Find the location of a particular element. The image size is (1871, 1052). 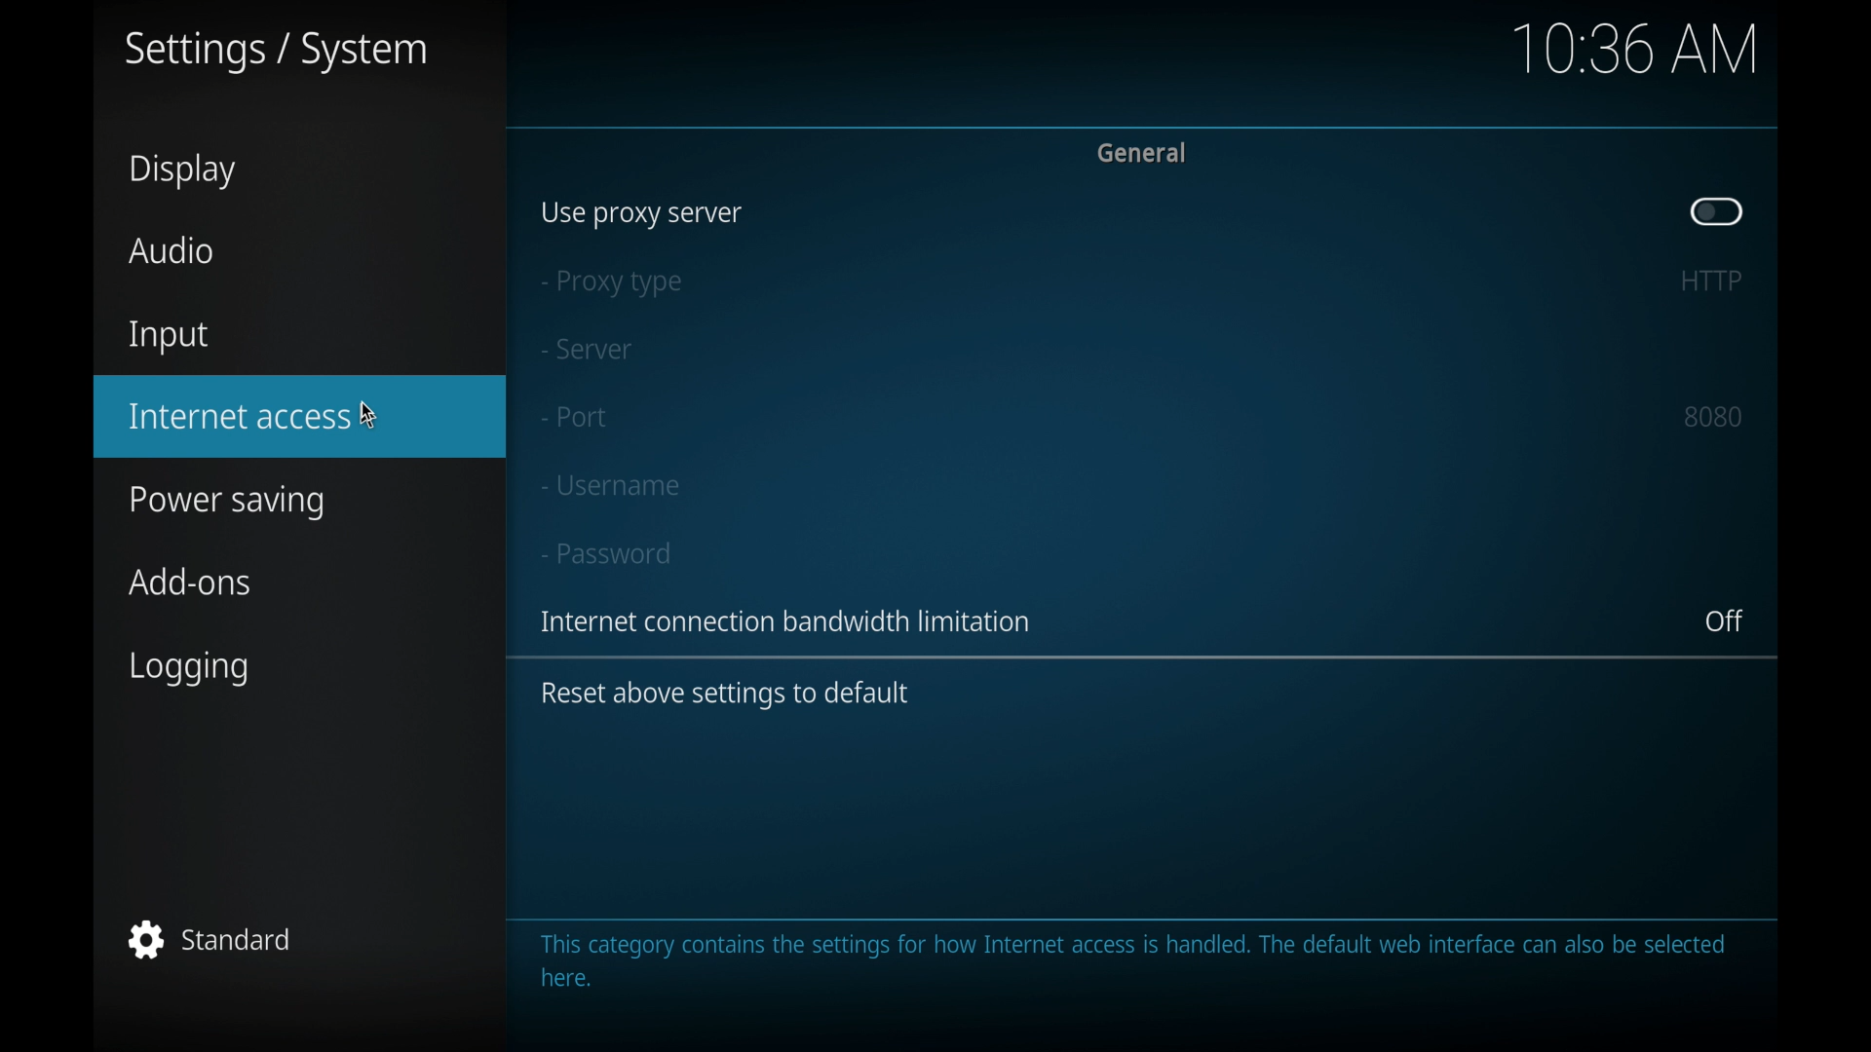

username is located at coordinates (609, 485).